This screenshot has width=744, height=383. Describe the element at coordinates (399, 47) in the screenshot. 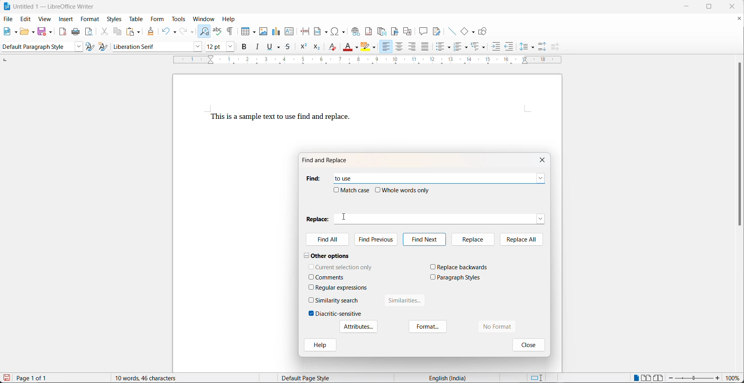

I see `text align center` at that location.